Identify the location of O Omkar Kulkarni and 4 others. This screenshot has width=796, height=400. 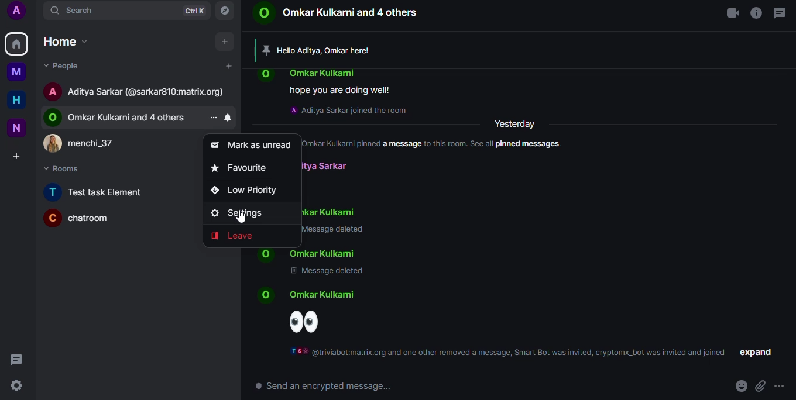
(337, 14).